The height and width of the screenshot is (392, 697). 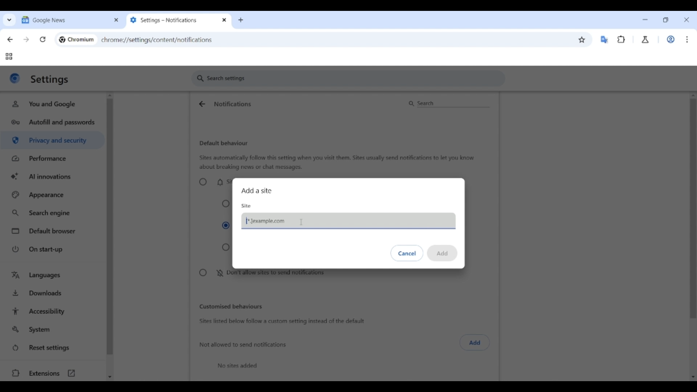 I want to click on Chromium logo, so click(x=62, y=40).